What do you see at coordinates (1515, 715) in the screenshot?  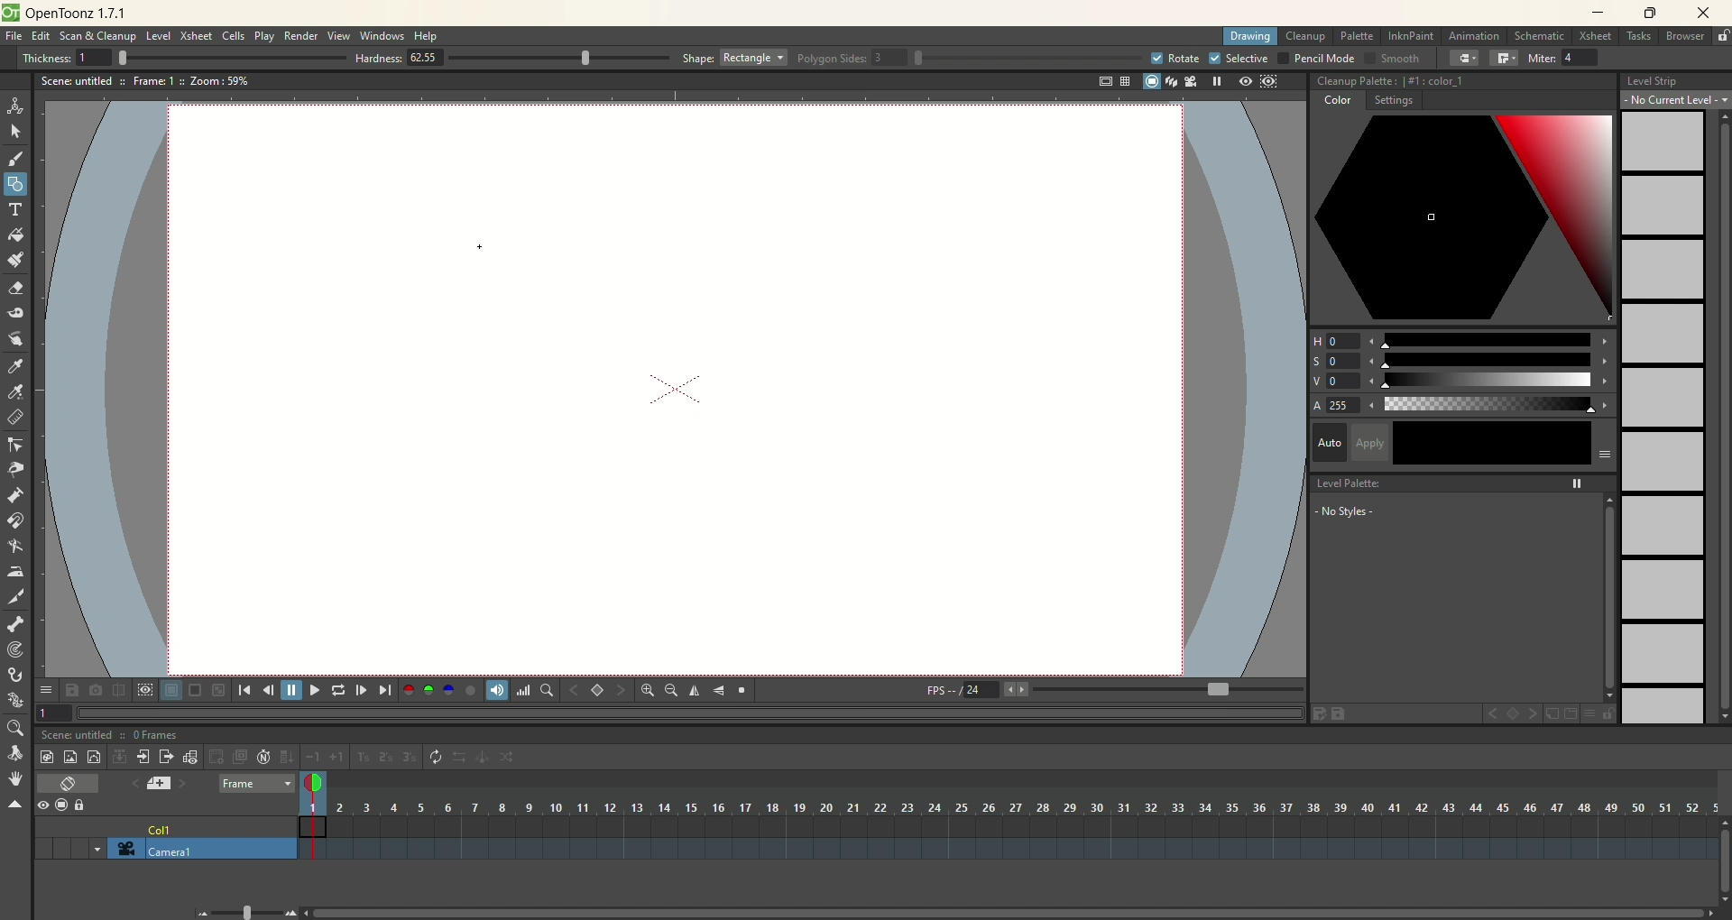 I see `set key` at bounding box center [1515, 715].